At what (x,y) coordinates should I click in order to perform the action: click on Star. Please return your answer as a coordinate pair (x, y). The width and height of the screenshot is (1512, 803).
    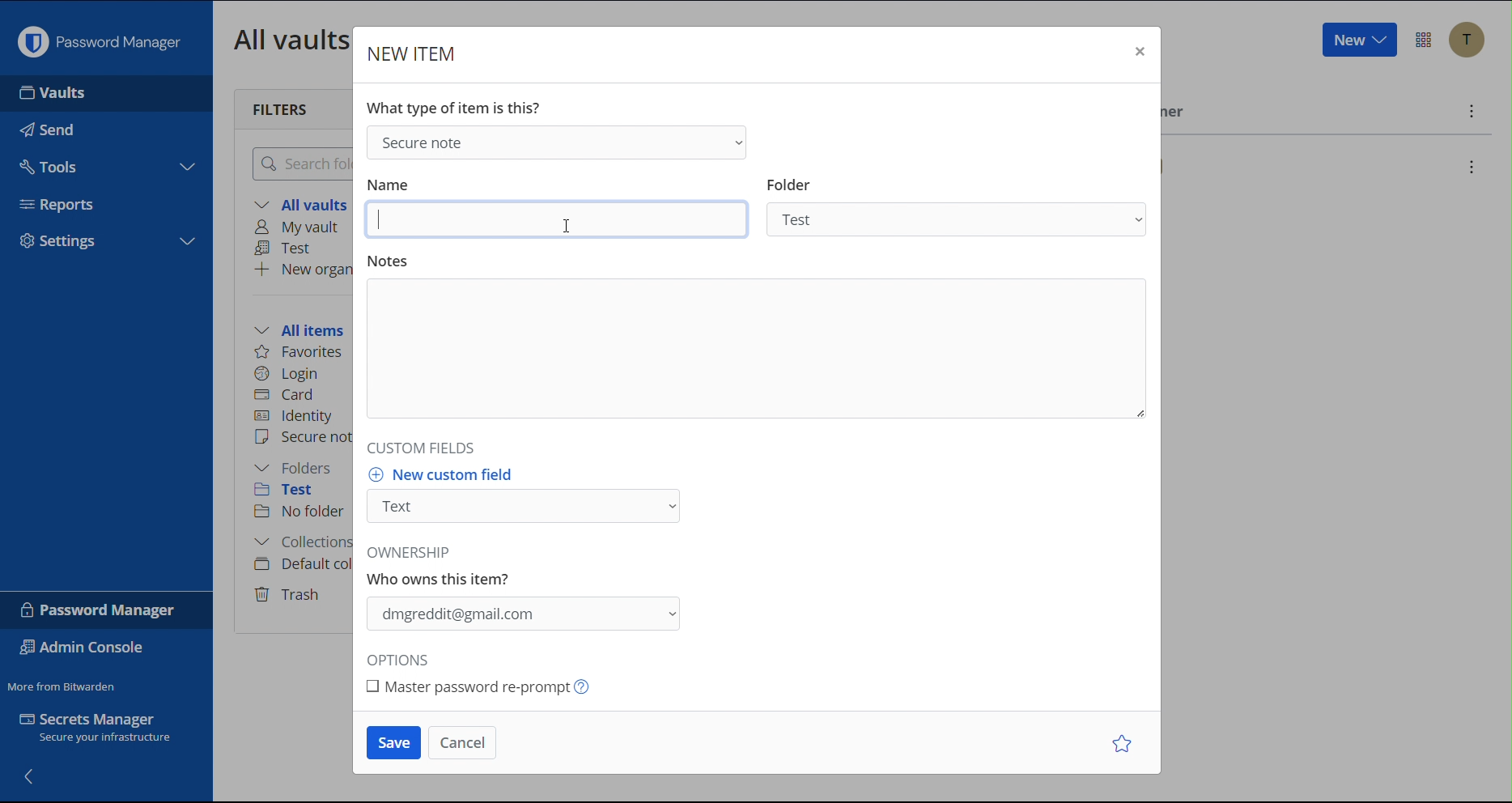
    Looking at the image, I should click on (1125, 743).